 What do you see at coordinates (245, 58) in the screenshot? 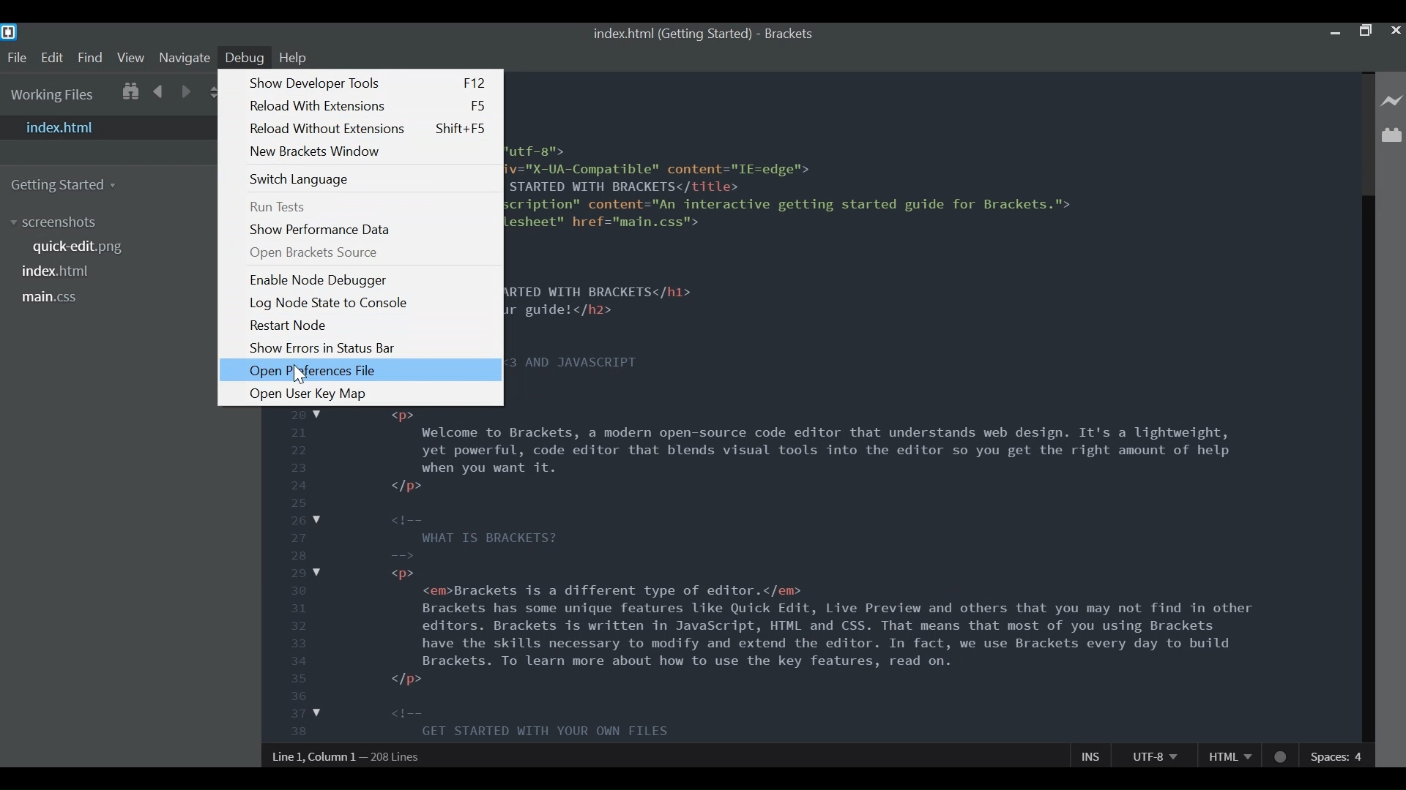
I see `Debug` at bounding box center [245, 58].